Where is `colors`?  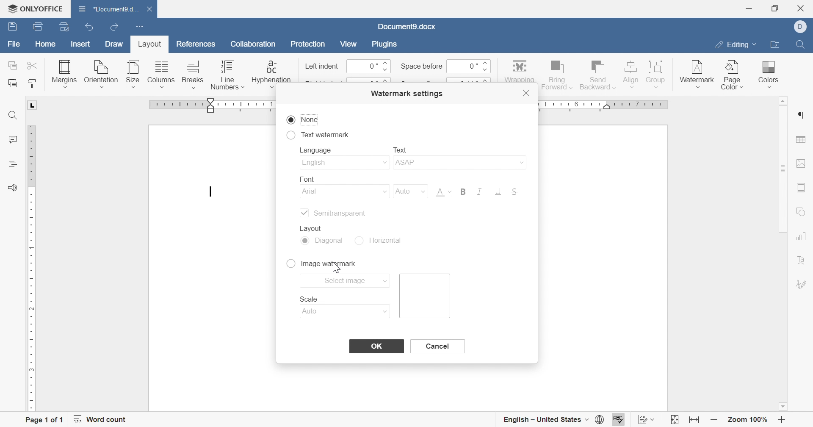 colors is located at coordinates (767, 71).